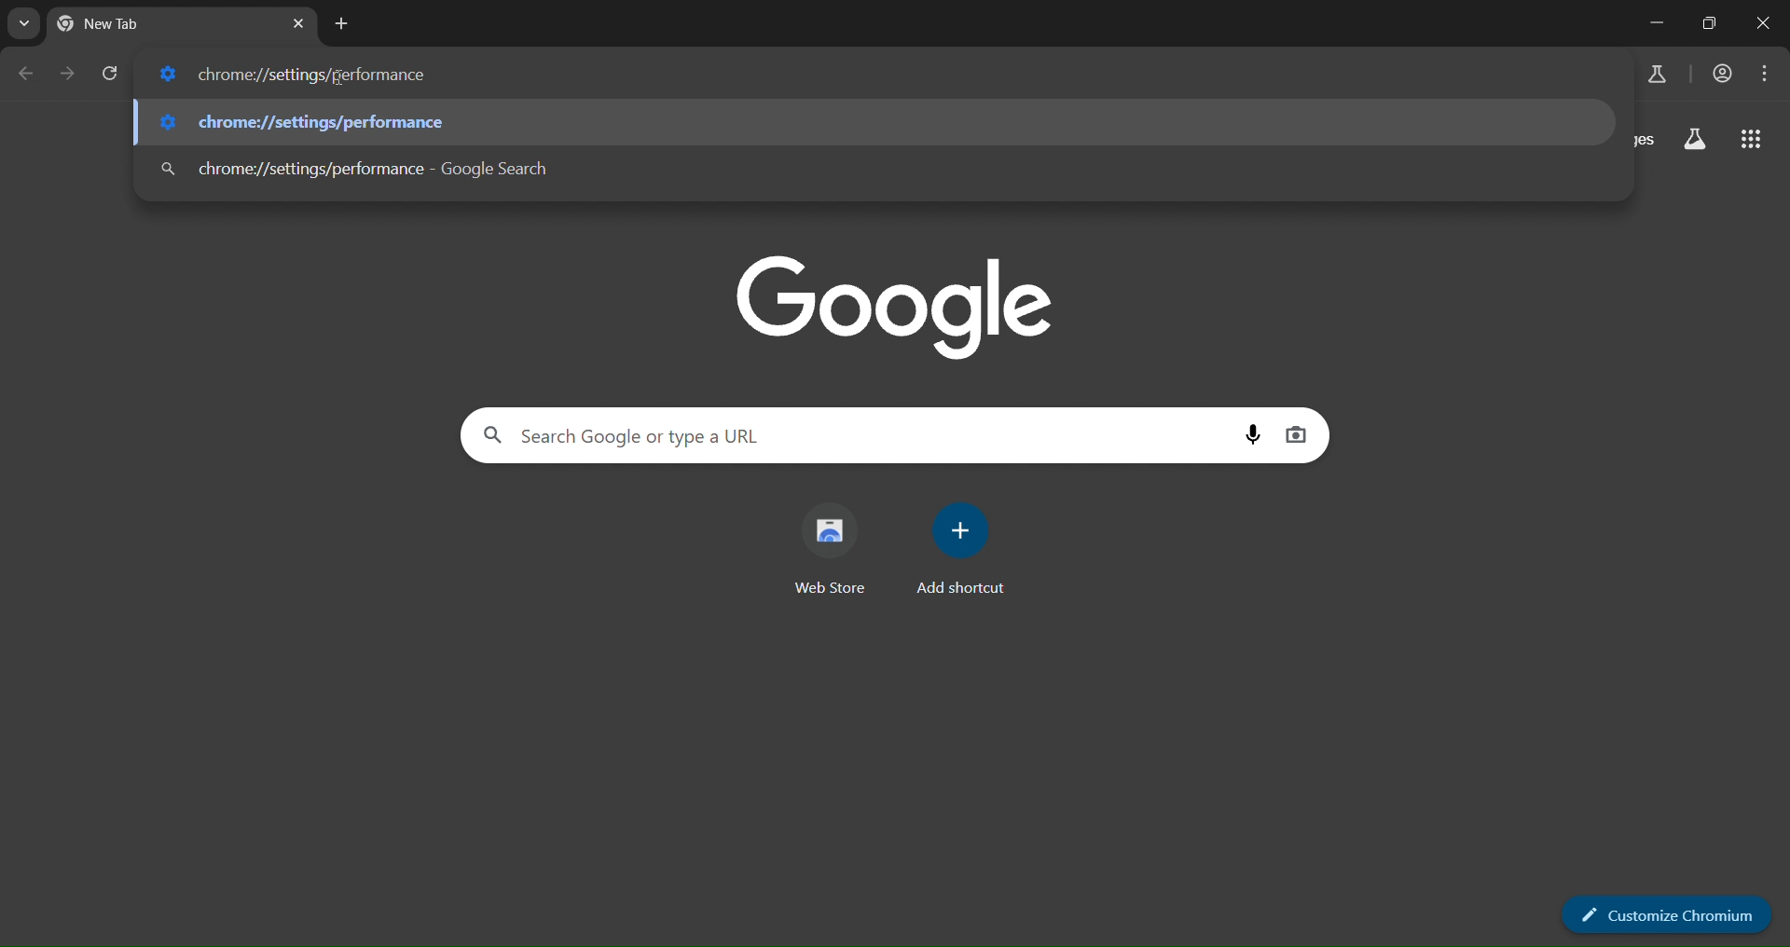  What do you see at coordinates (71, 74) in the screenshot?
I see `go forward one page` at bounding box center [71, 74].